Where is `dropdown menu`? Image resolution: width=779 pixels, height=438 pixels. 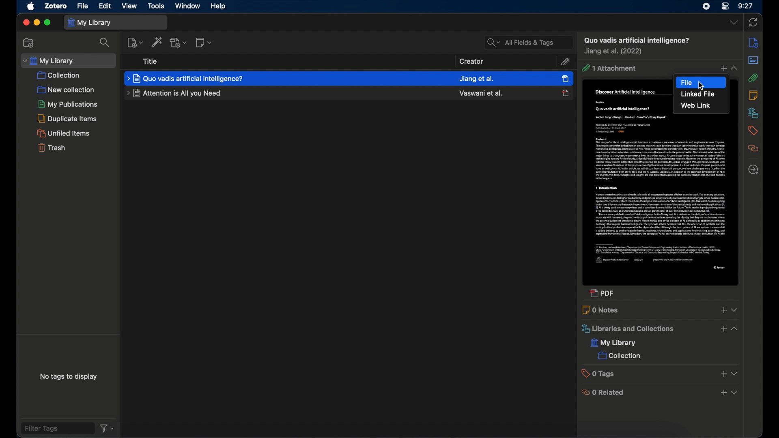 dropdown menu is located at coordinates (734, 23).